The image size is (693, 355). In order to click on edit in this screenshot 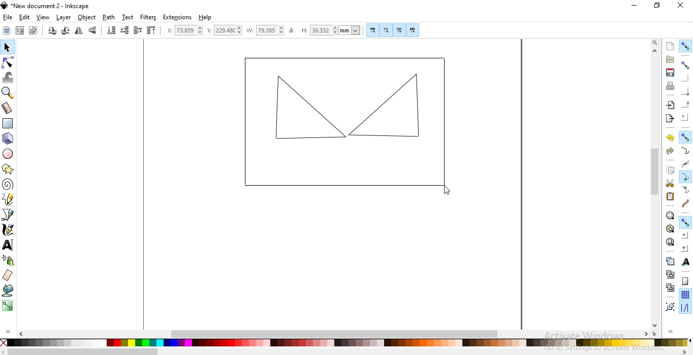, I will do `click(25, 17)`.